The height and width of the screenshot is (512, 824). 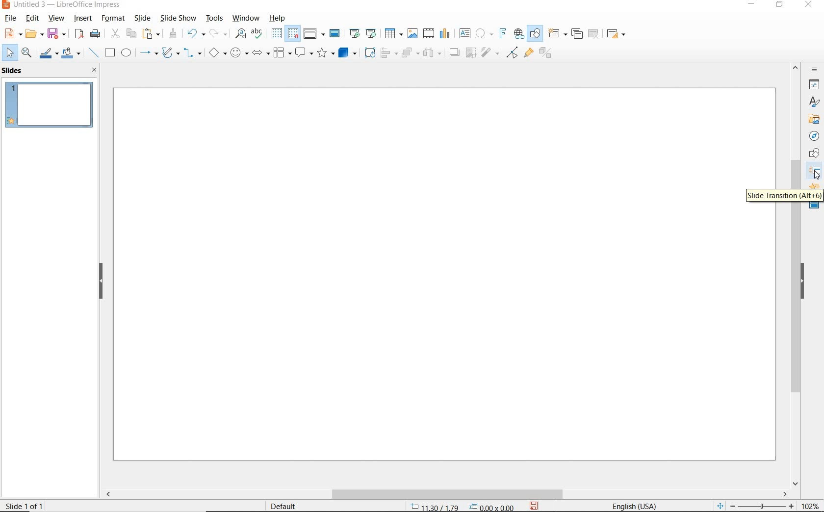 I want to click on INSERT TEXT BOX, so click(x=464, y=34).